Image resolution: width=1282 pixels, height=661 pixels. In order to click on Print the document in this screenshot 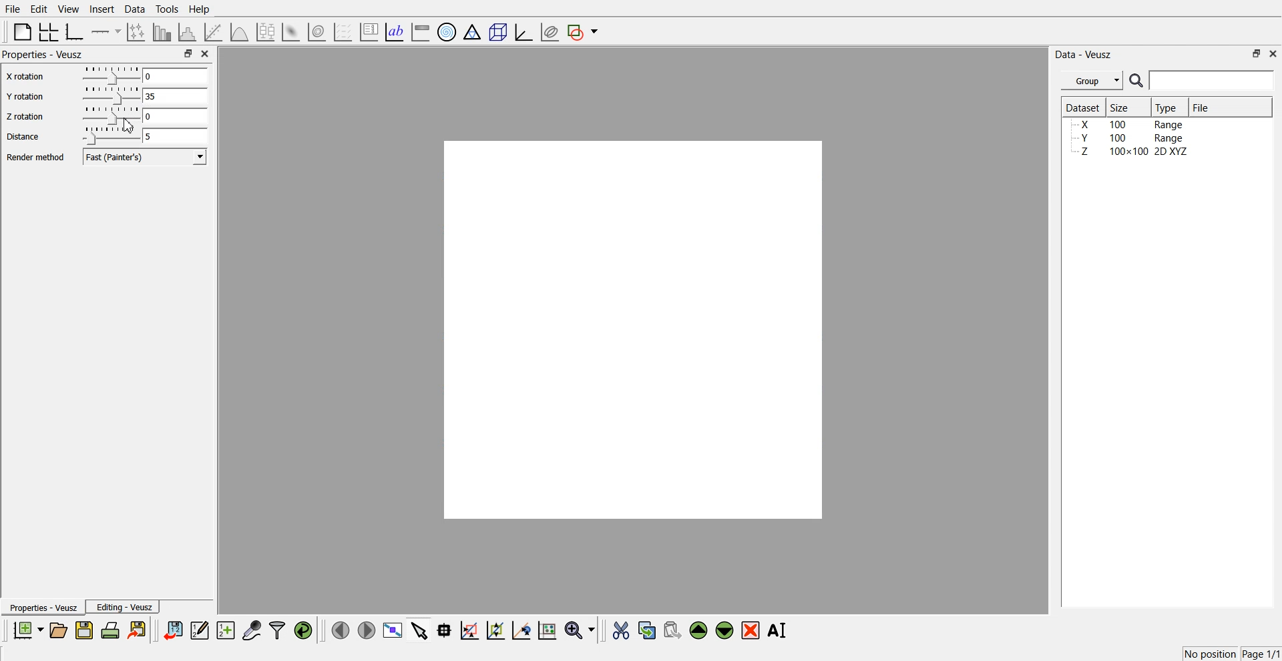, I will do `click(110, 630)`.